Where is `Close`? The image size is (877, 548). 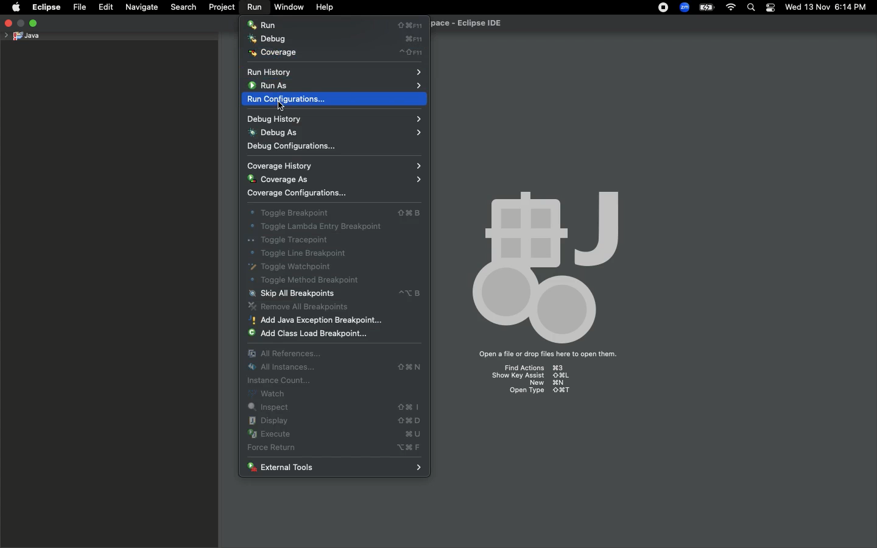 Close is located at coordinates (8, 22).